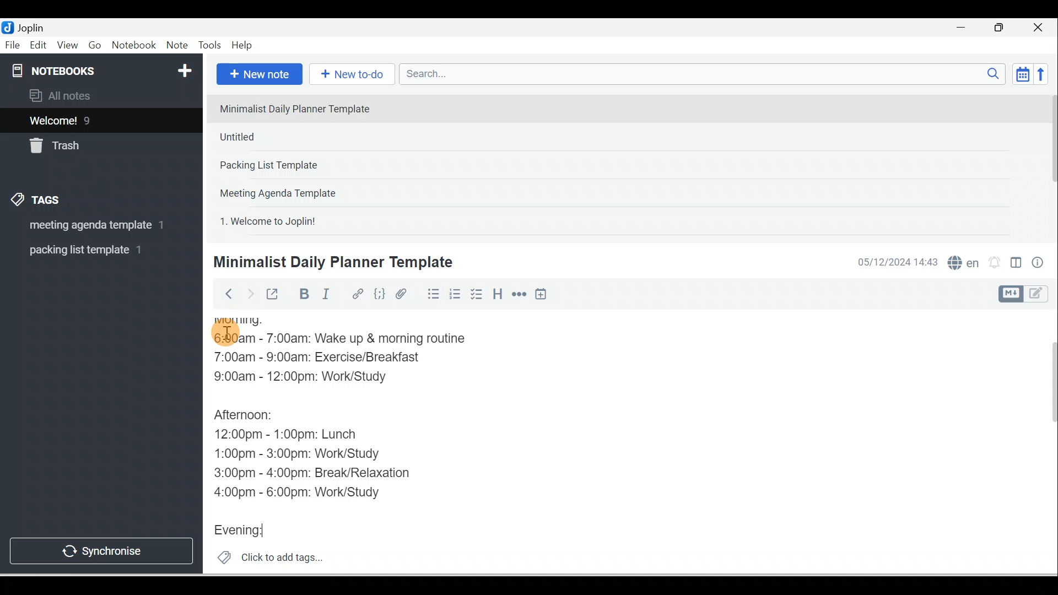 This screenshot has height=595, width=1058. Describe the element at coordinates (67, 46) in the screenshot. I see `View` at that location.